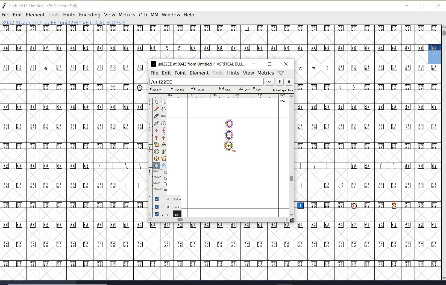  I want to click on add a tangent point, so click(163, 136).